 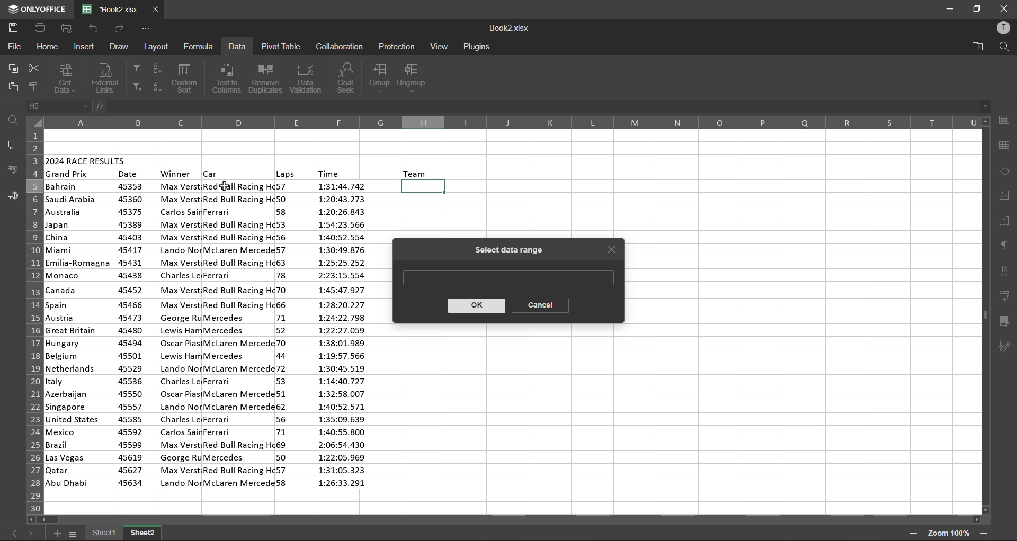 I want to click on table, so click(x=1007, y=146).